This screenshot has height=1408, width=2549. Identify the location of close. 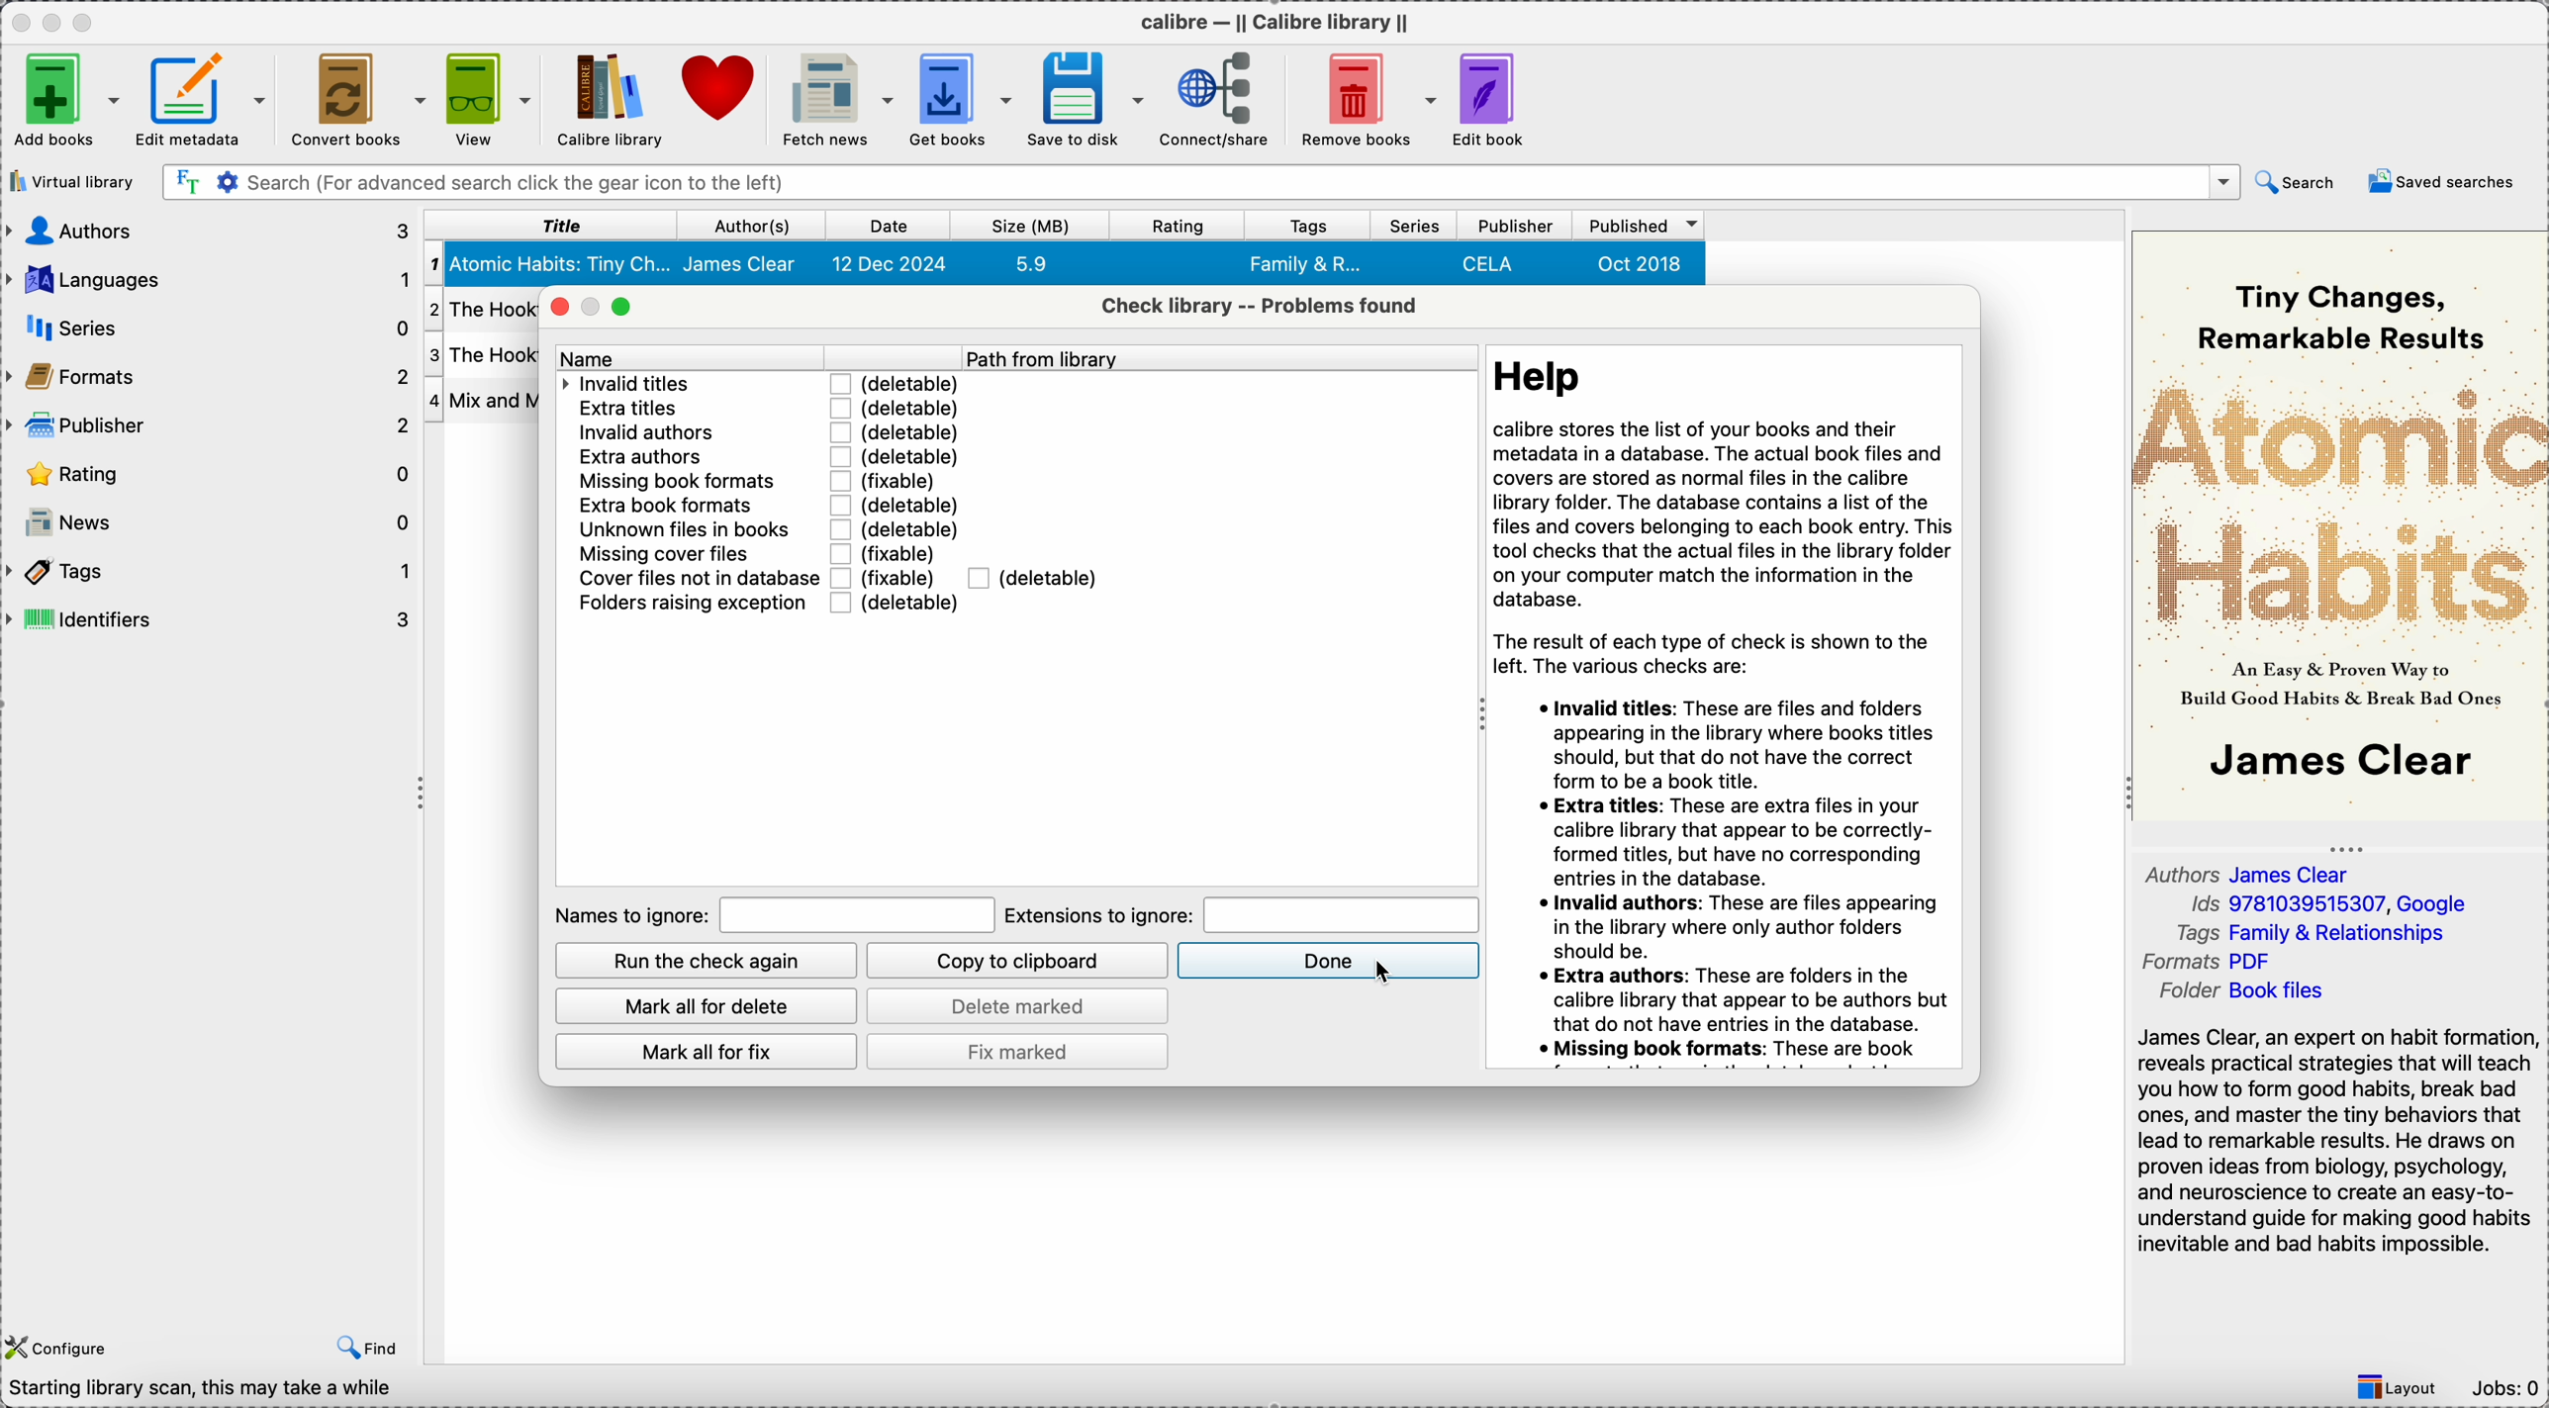
(2185, 182).